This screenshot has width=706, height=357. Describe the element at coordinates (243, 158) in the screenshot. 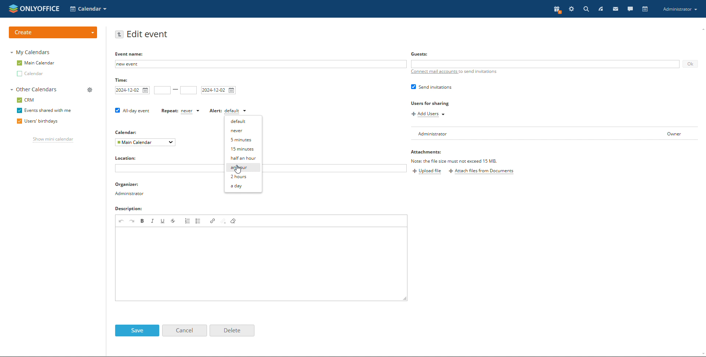

I see `half an hour` at that location.